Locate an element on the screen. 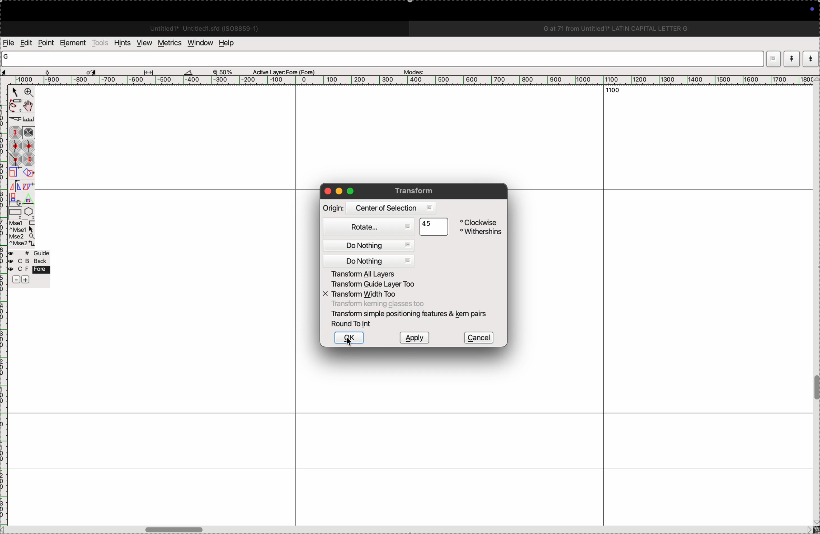 Image resolution: width=820 pixels, height=534 pixels. knife is located at coordinates (14, 120).